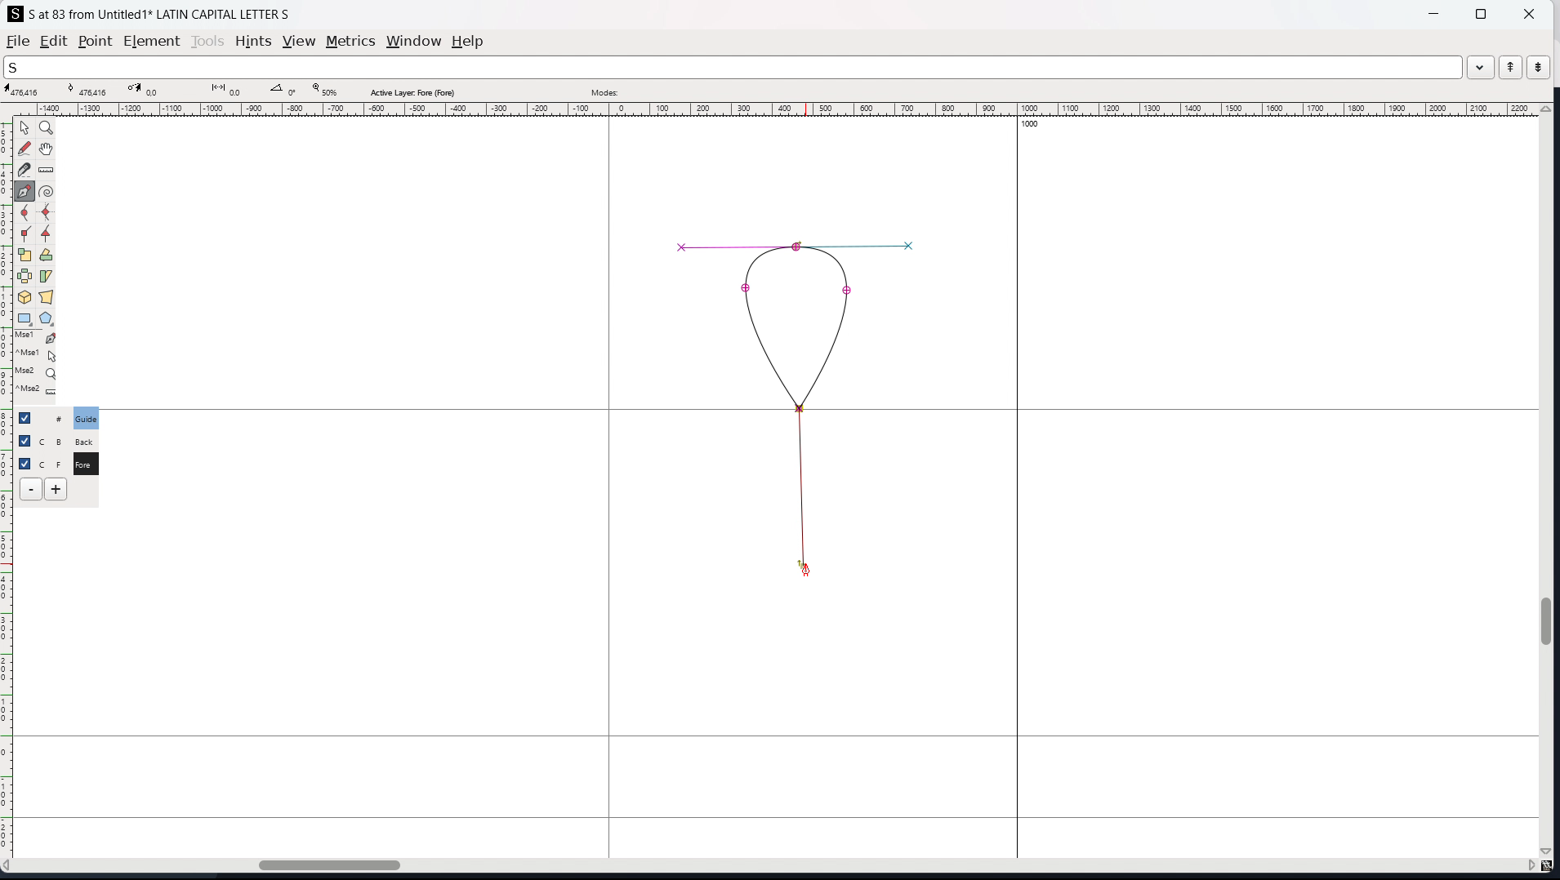  I want to click on selection toggle, so click(26, 462).